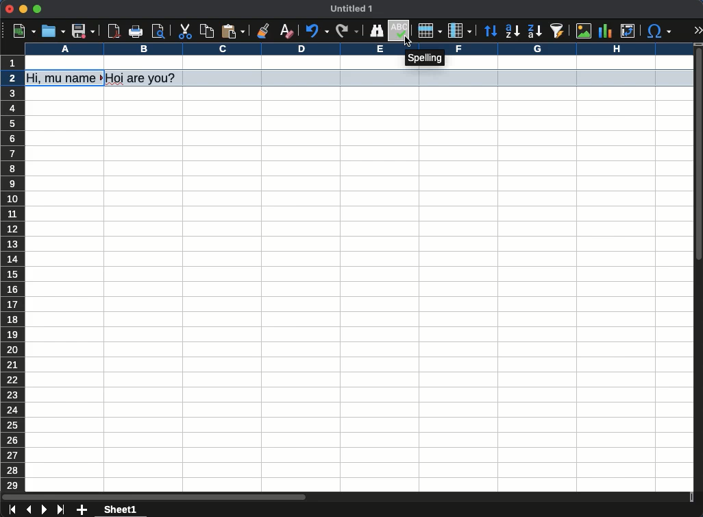  I want to click on sort, so click(558, 31).